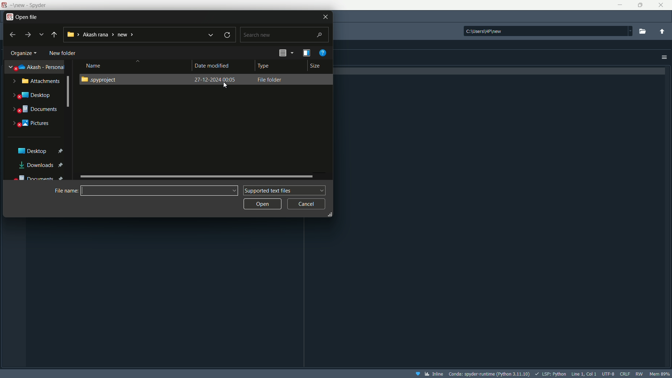 The height and width of the screenshot is (378, 672). I want to click on File name, so click(66, 191).